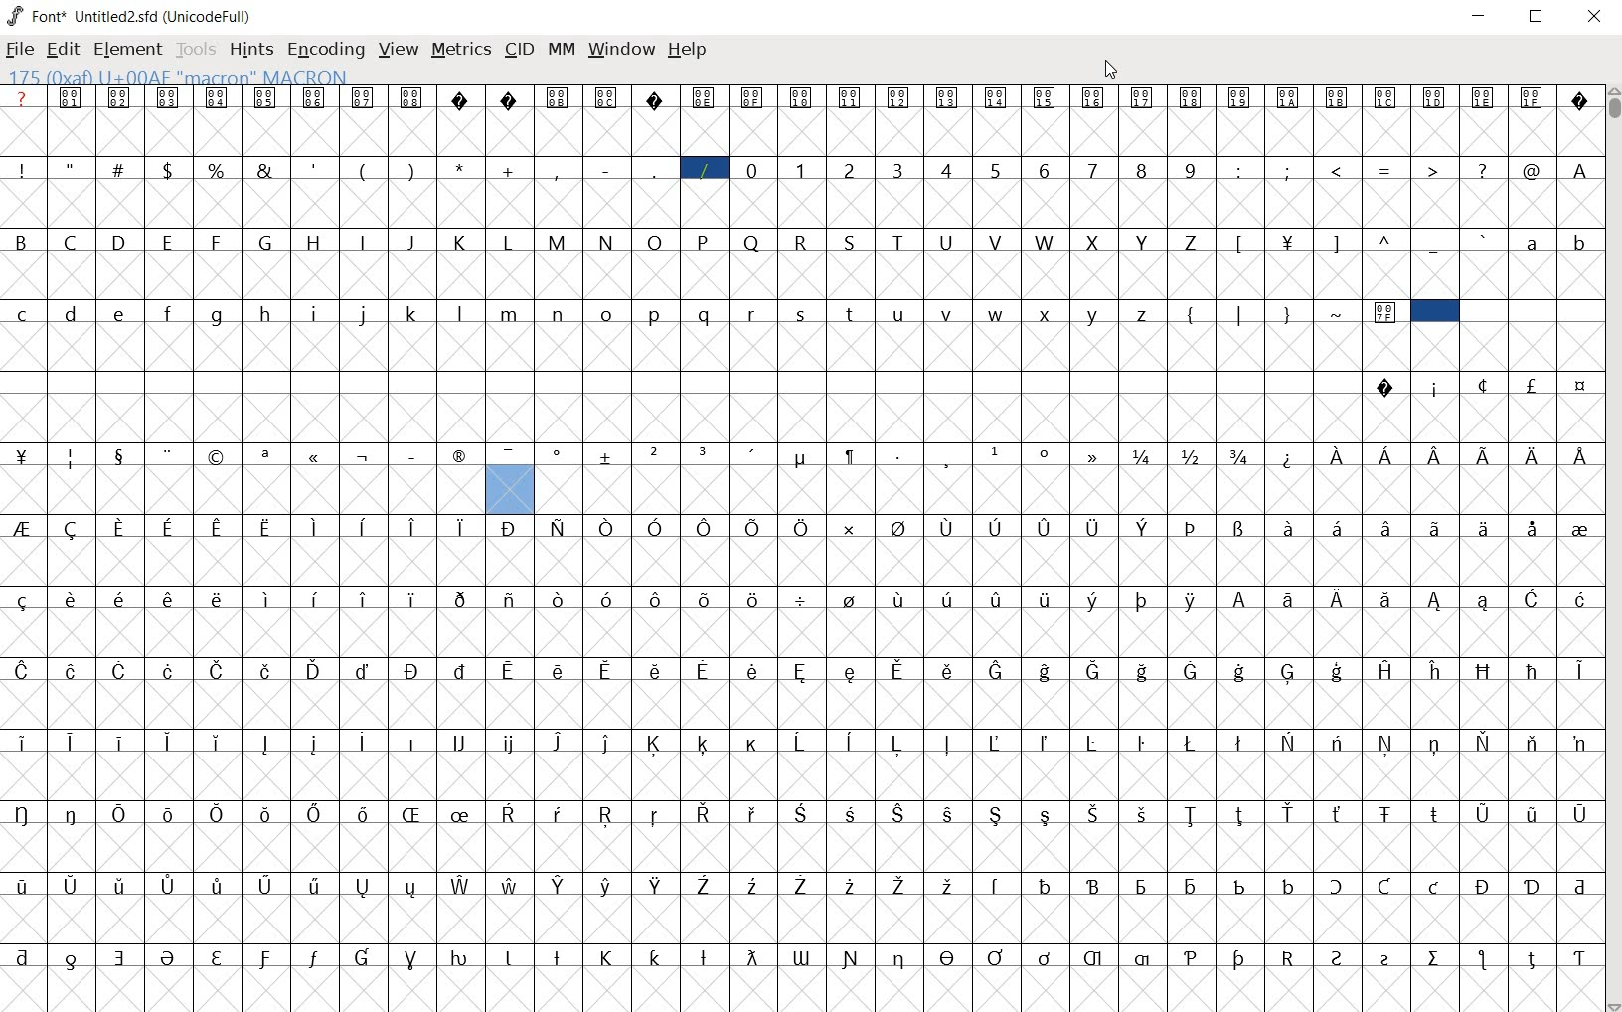 Image resolution: width=1622 pixels, height=1012 pixels. Describe the element at coordinates (1192, 953) in the screenshot. I see `Symbol` at that location.